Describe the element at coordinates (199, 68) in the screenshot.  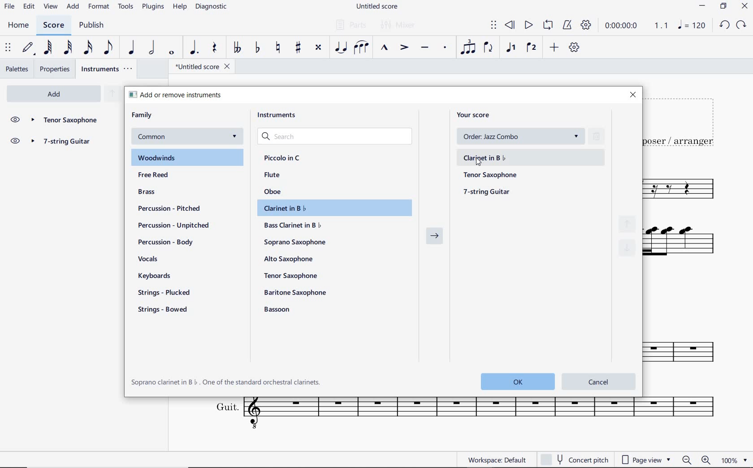
I see `FILE NAME` at that location.